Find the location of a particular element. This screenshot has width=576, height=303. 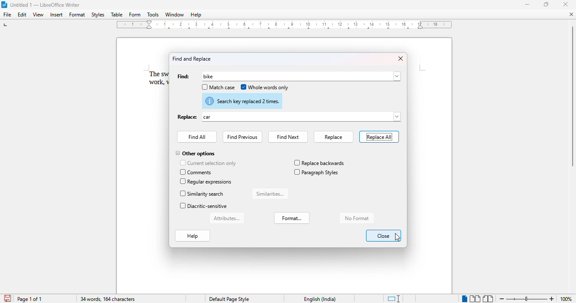

replace backwards is located at coordinates (319, 163).